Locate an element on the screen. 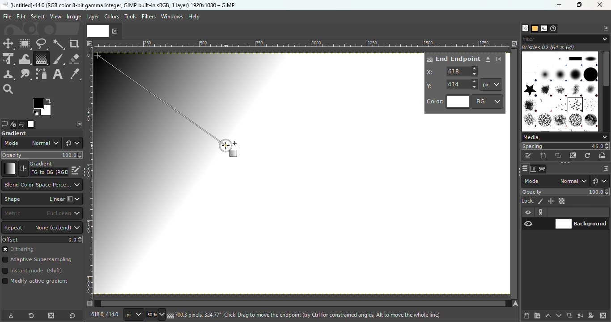  Rectangle select tool is located at coordinates (25, 44).